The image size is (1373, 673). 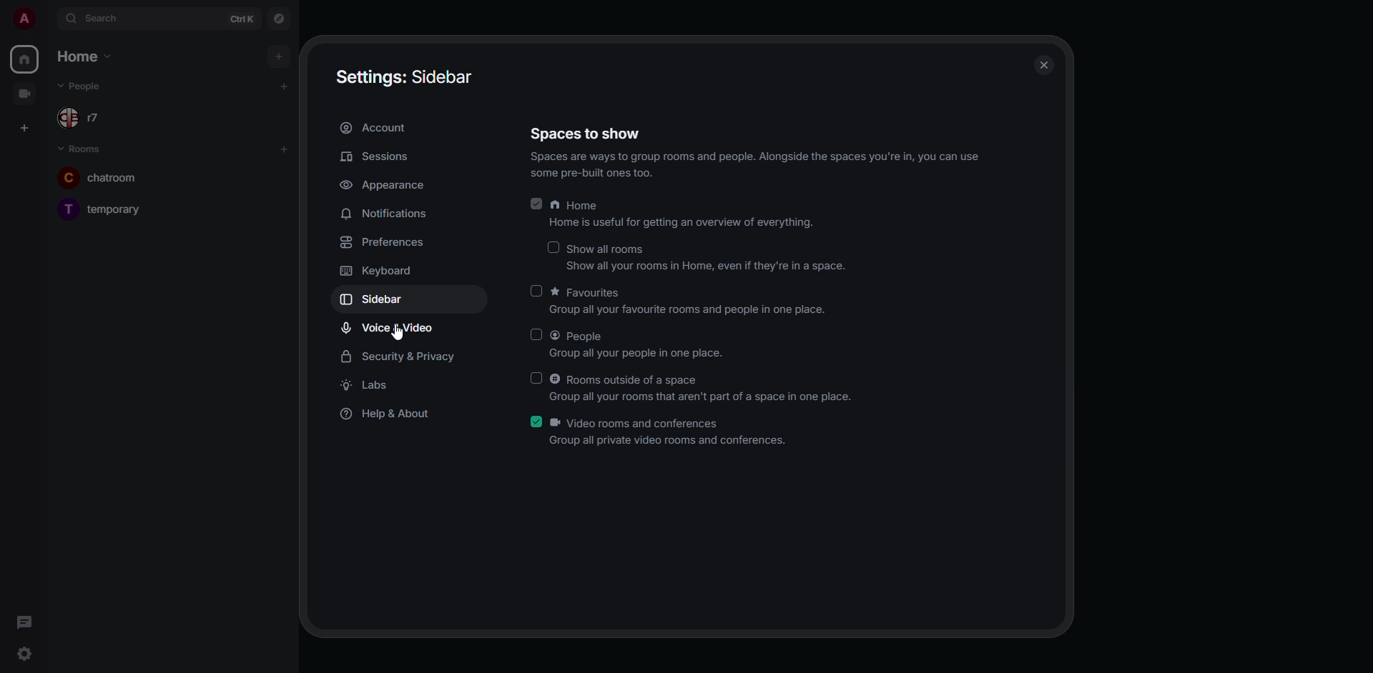 What do you see at coordinates (285, 86) in the screenshot?
I see `add` at bounding box center [285, 86].